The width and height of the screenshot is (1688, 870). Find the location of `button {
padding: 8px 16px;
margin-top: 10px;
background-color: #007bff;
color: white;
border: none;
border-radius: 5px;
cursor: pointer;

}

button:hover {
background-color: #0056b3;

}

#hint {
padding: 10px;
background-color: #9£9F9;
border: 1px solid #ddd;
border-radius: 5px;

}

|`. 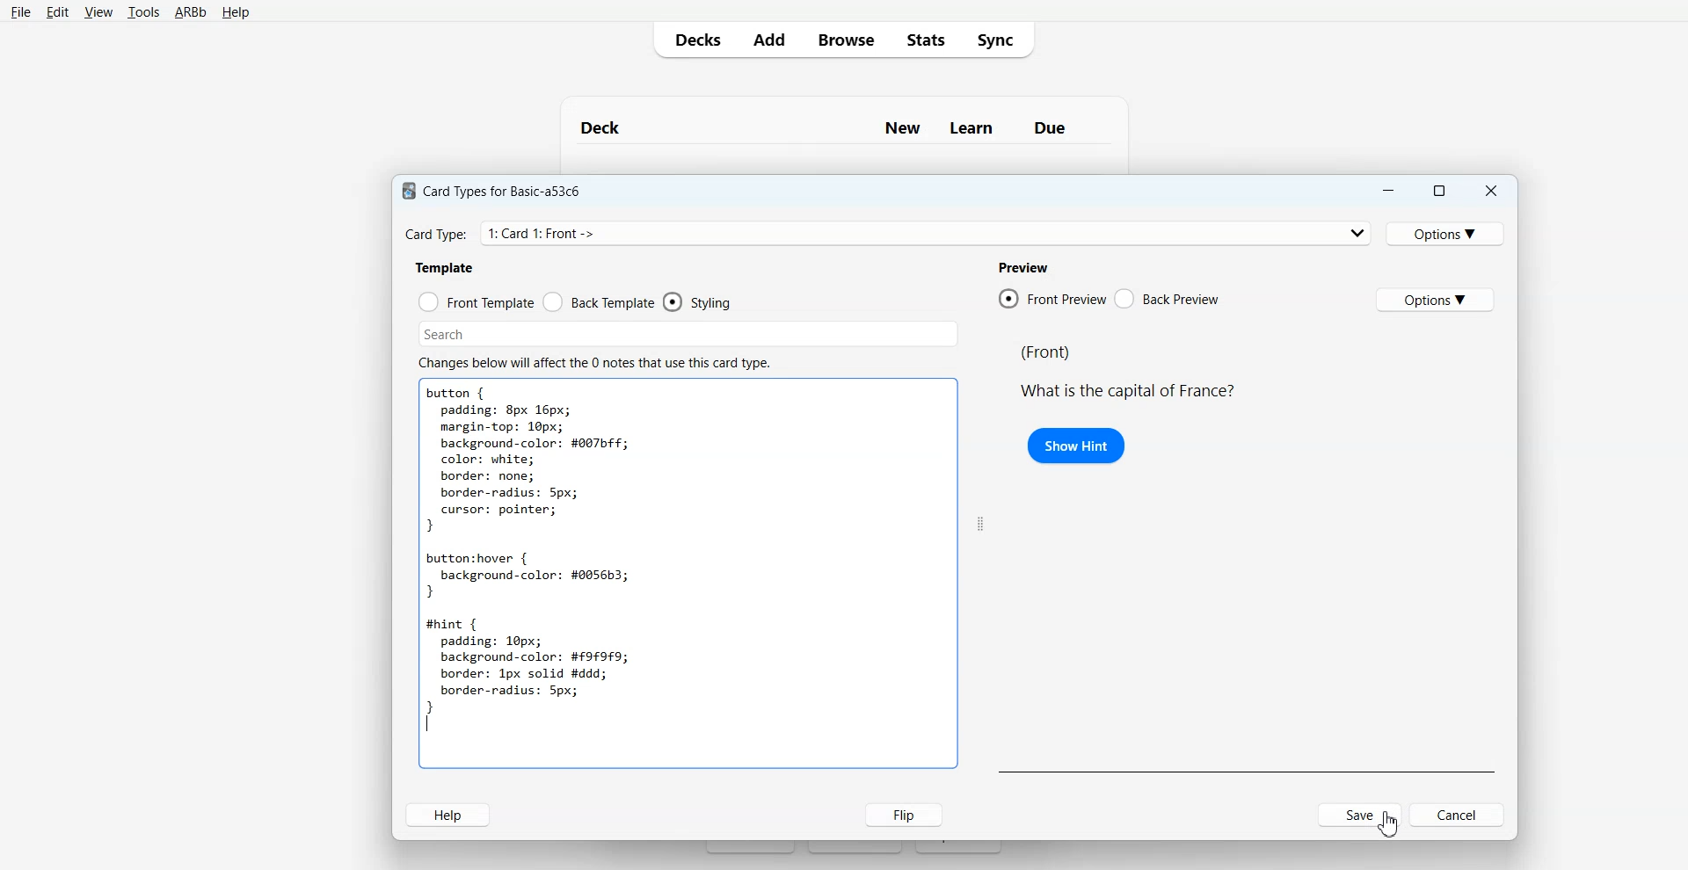

button {
padding: 8px 16px;
margin-top: 10px;
background-color: #007bff;
color: white;
border: none;
border-radius: 5px;
cursor: pointer;

}

button:hover {
background-color: #0056b3;

}

#hint {
padding: 10px;
background-color: #9£9F9;
border: 1px solid #ddd;
border-radius: 5px;

}

| is located at coordinates (536, 568).